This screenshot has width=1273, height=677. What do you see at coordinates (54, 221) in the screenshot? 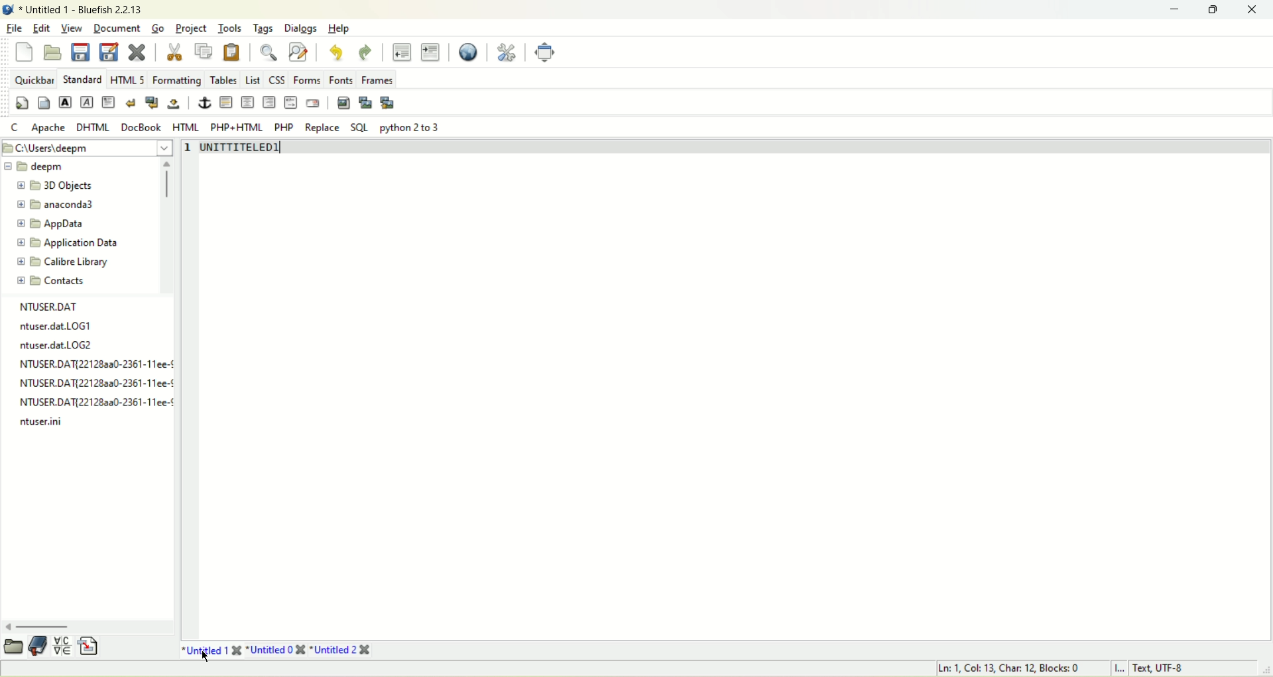
I see `appdata` at bounding box center [54, 221].